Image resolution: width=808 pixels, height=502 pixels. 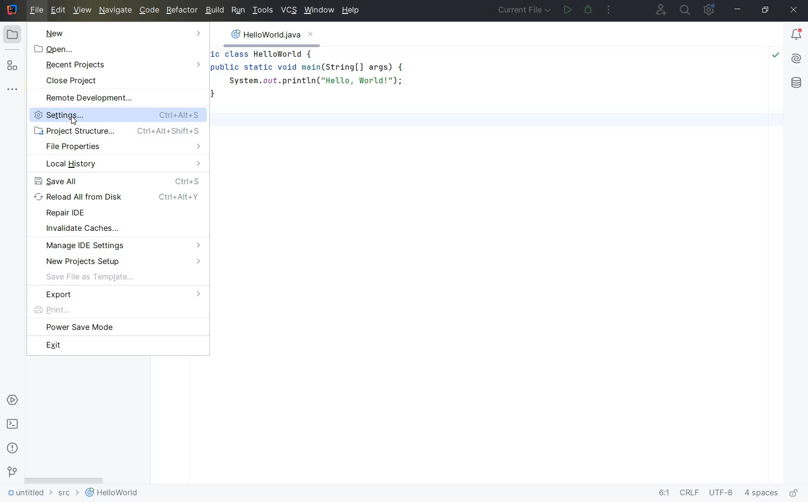 What do you see at coordinates (796, 60) in the screenshot?
I see `AI Assistant` at bounding box center [796, 60].